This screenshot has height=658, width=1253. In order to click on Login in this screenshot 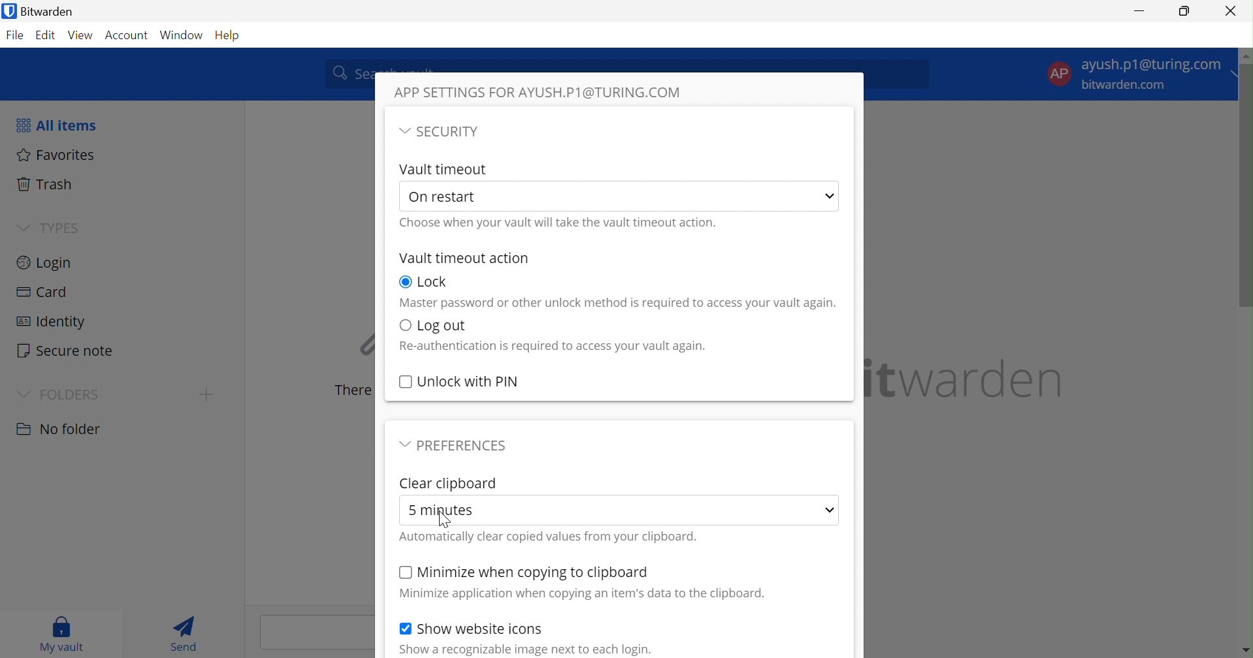, I will do `click(48, 263)`.